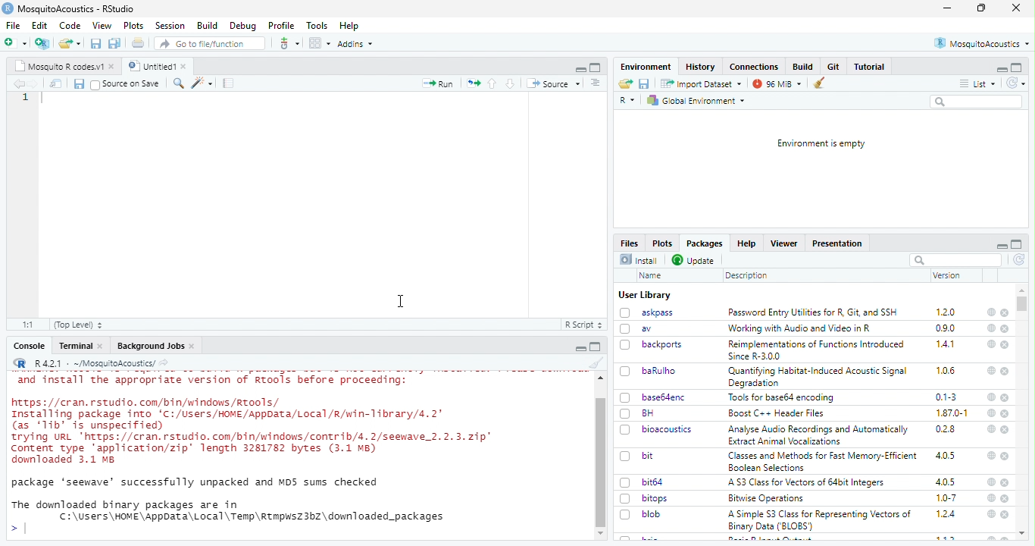 Image resolution: width=1035 pixels, height=546 pixels. What do you see at coordinates (645, 83) in the screenshot?
I see `save` at bounding box center [645, 83].